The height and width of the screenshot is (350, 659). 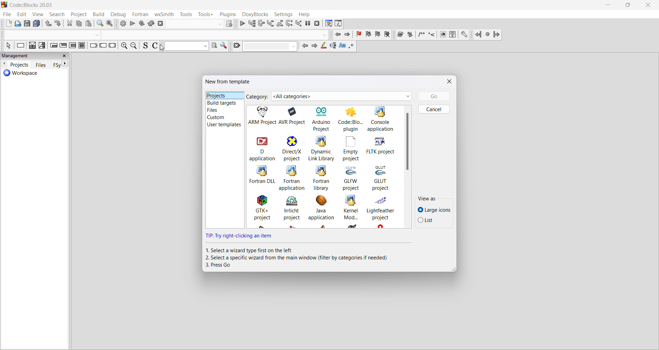 What do you see at coordinates (453, 35) in the screenshot?
I see `HTML help` at bounding box center [453, 35].